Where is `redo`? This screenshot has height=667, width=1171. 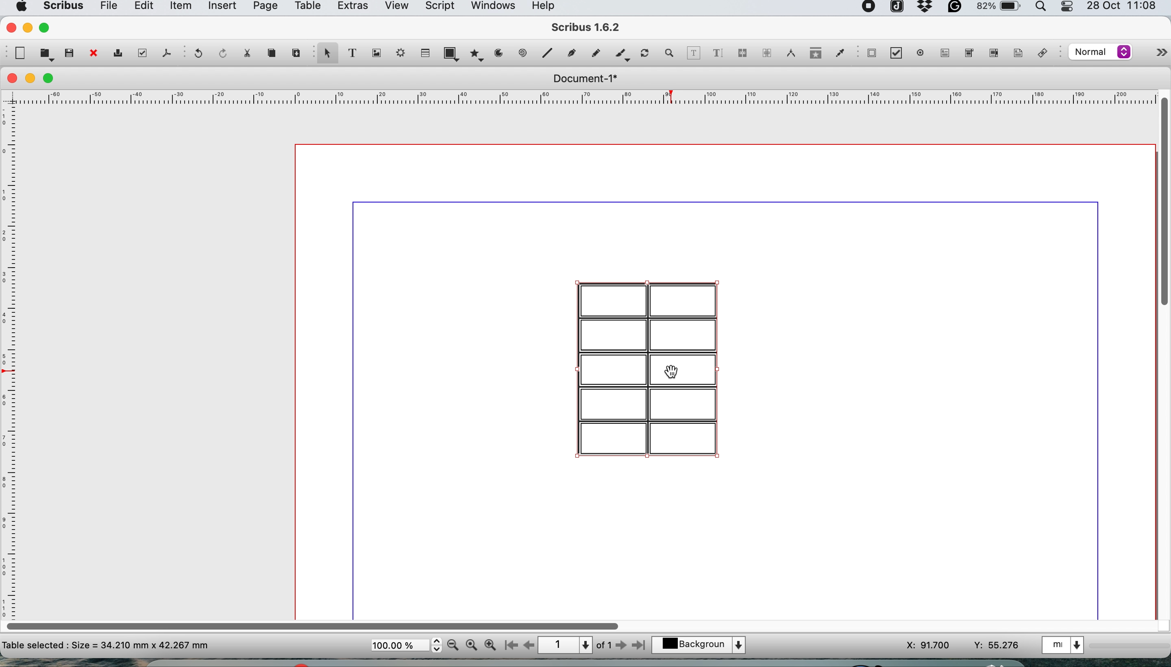
redo is located at coordinates (220, 52).